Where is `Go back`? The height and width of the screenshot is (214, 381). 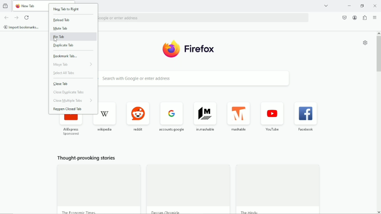 Go back is located at coordinates (6, 17).